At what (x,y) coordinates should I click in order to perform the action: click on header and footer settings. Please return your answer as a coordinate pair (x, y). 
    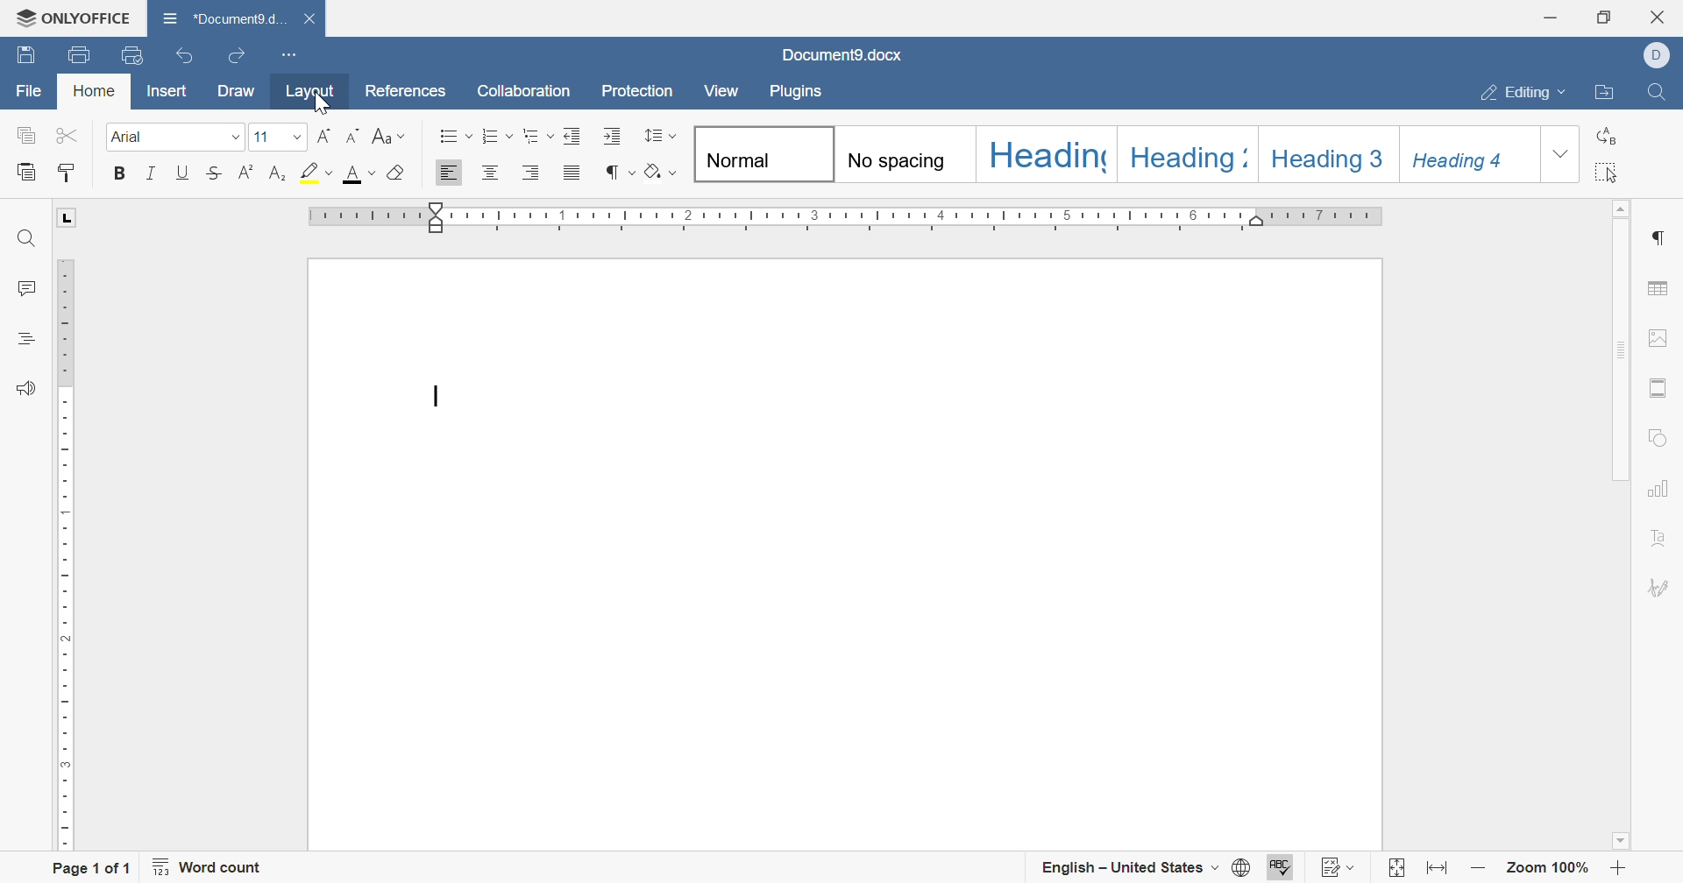
    Looking at the image, I should click on (1655, 388).